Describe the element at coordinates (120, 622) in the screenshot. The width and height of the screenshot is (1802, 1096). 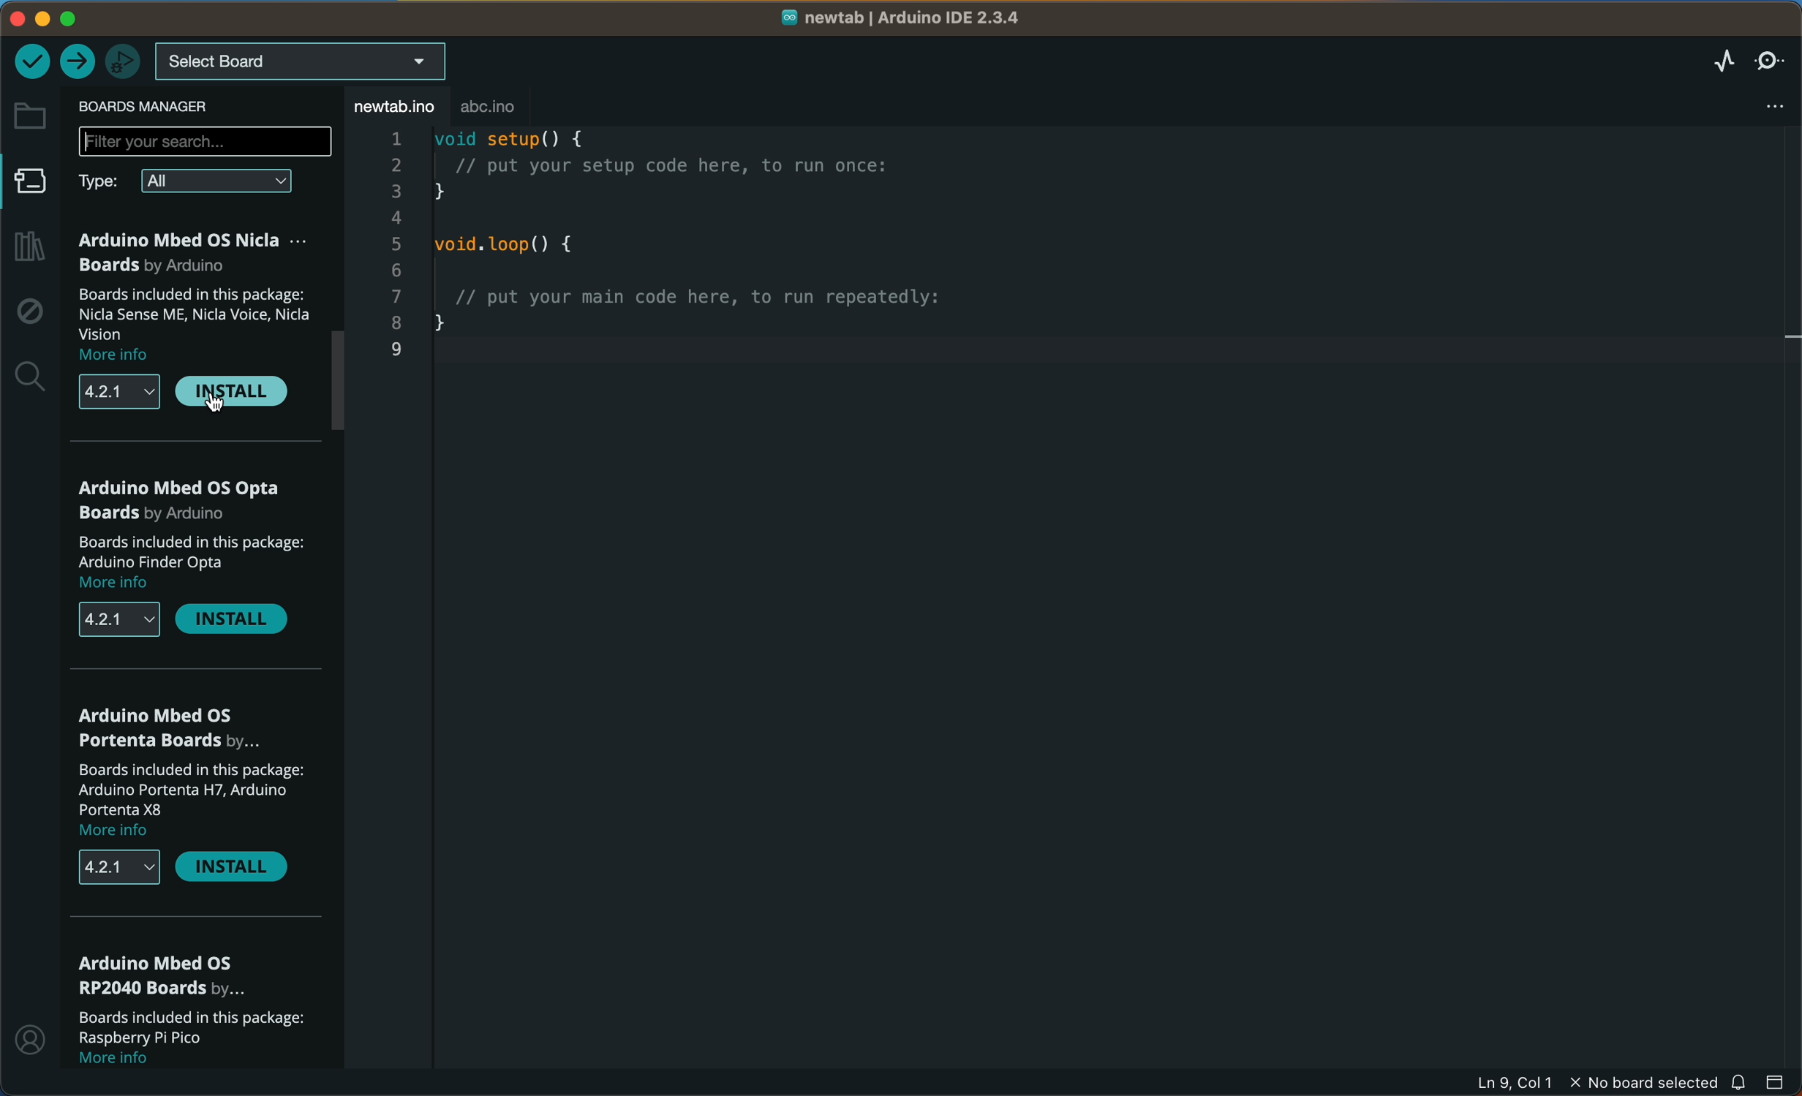
I see `versions` at that location.